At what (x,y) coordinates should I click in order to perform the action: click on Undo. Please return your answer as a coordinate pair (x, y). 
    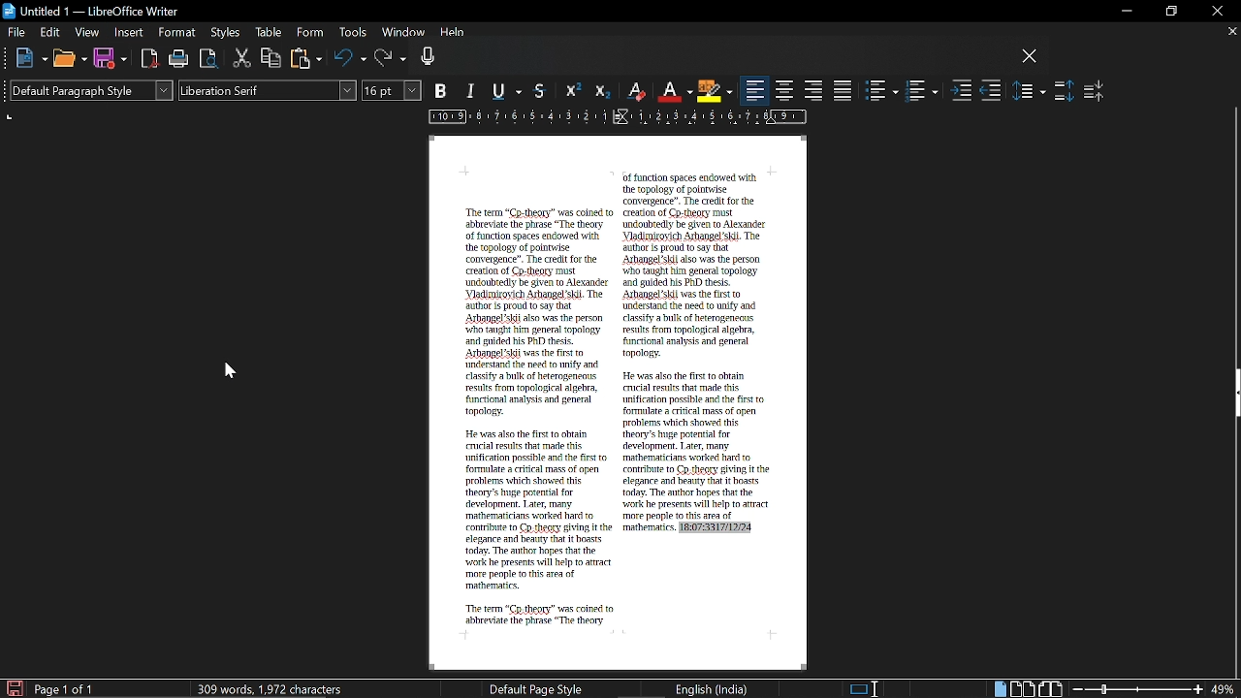
    Looking at the image, I should click on (350, 59).